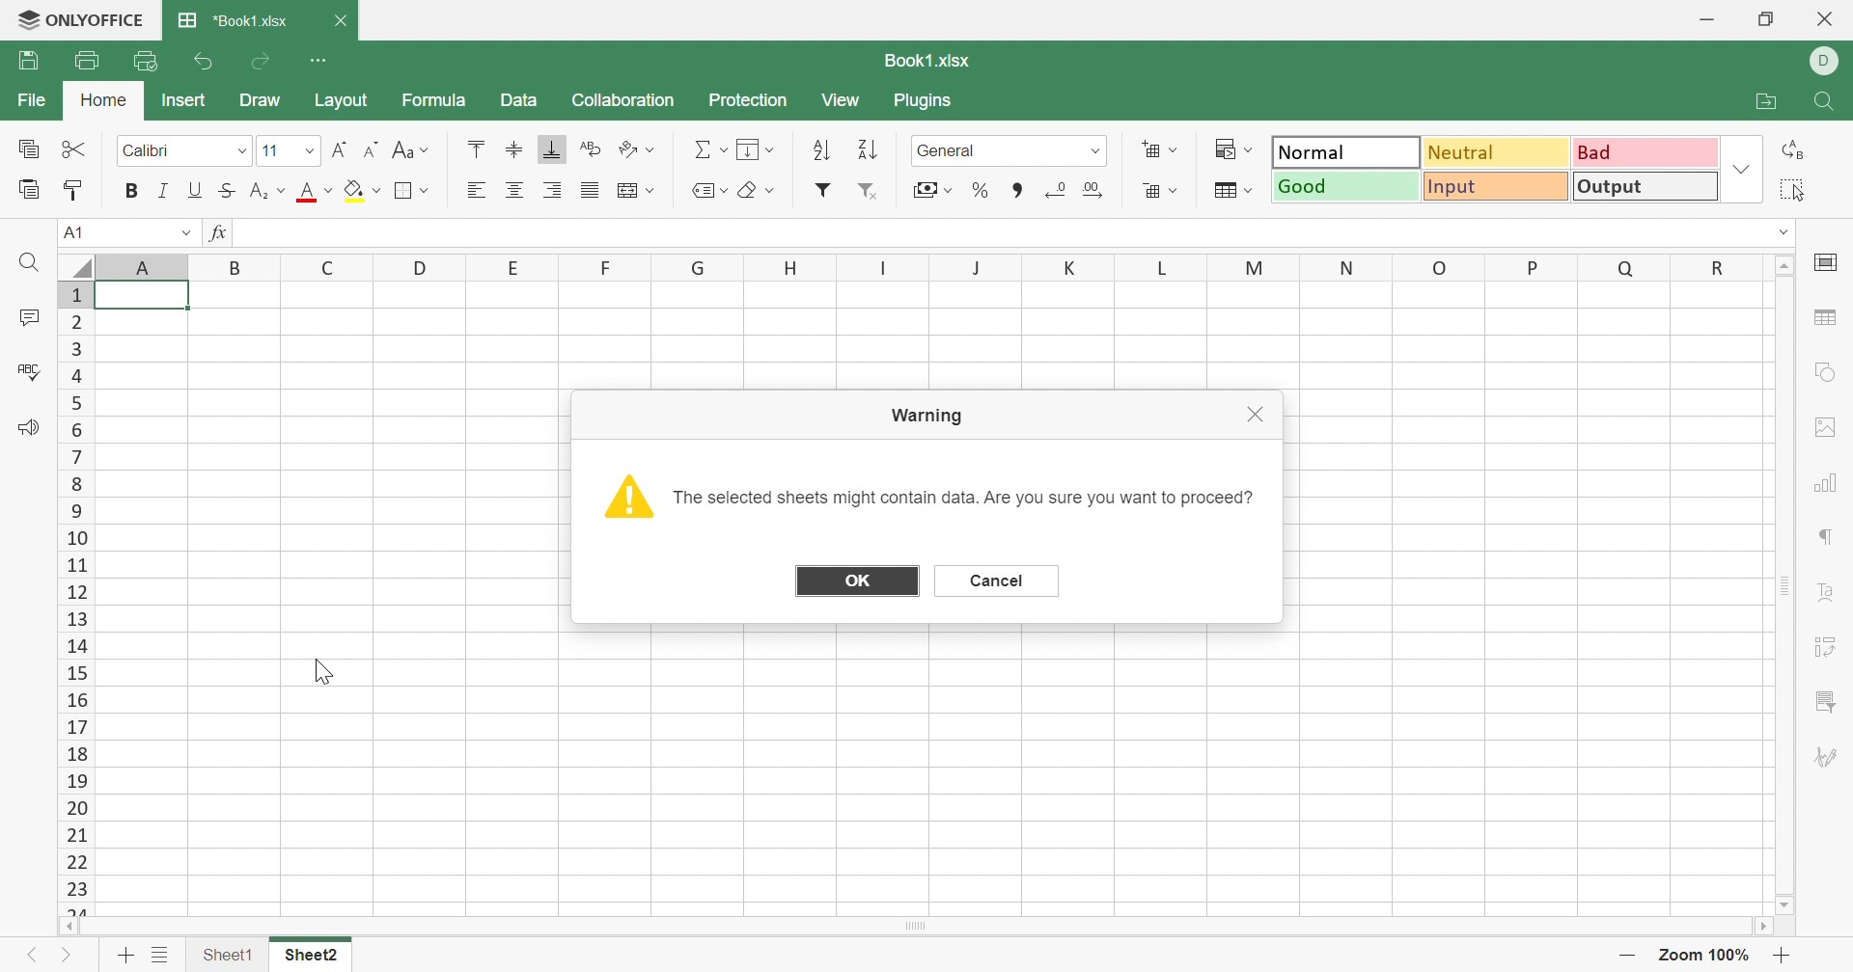 The image size is (1853, 972). What do you see at coordinates (914, 266) in the screenshot?
I see `Column letters` at bounding box center [914, 266].